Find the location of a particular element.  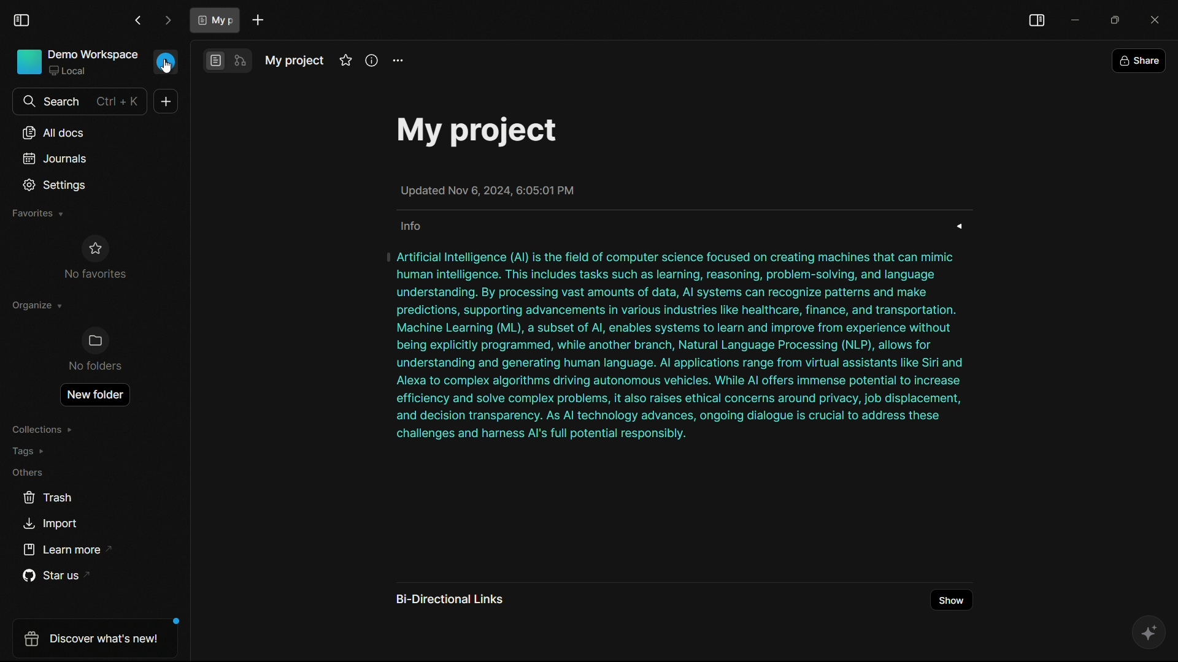

share is located at coordinates (1140, 61).